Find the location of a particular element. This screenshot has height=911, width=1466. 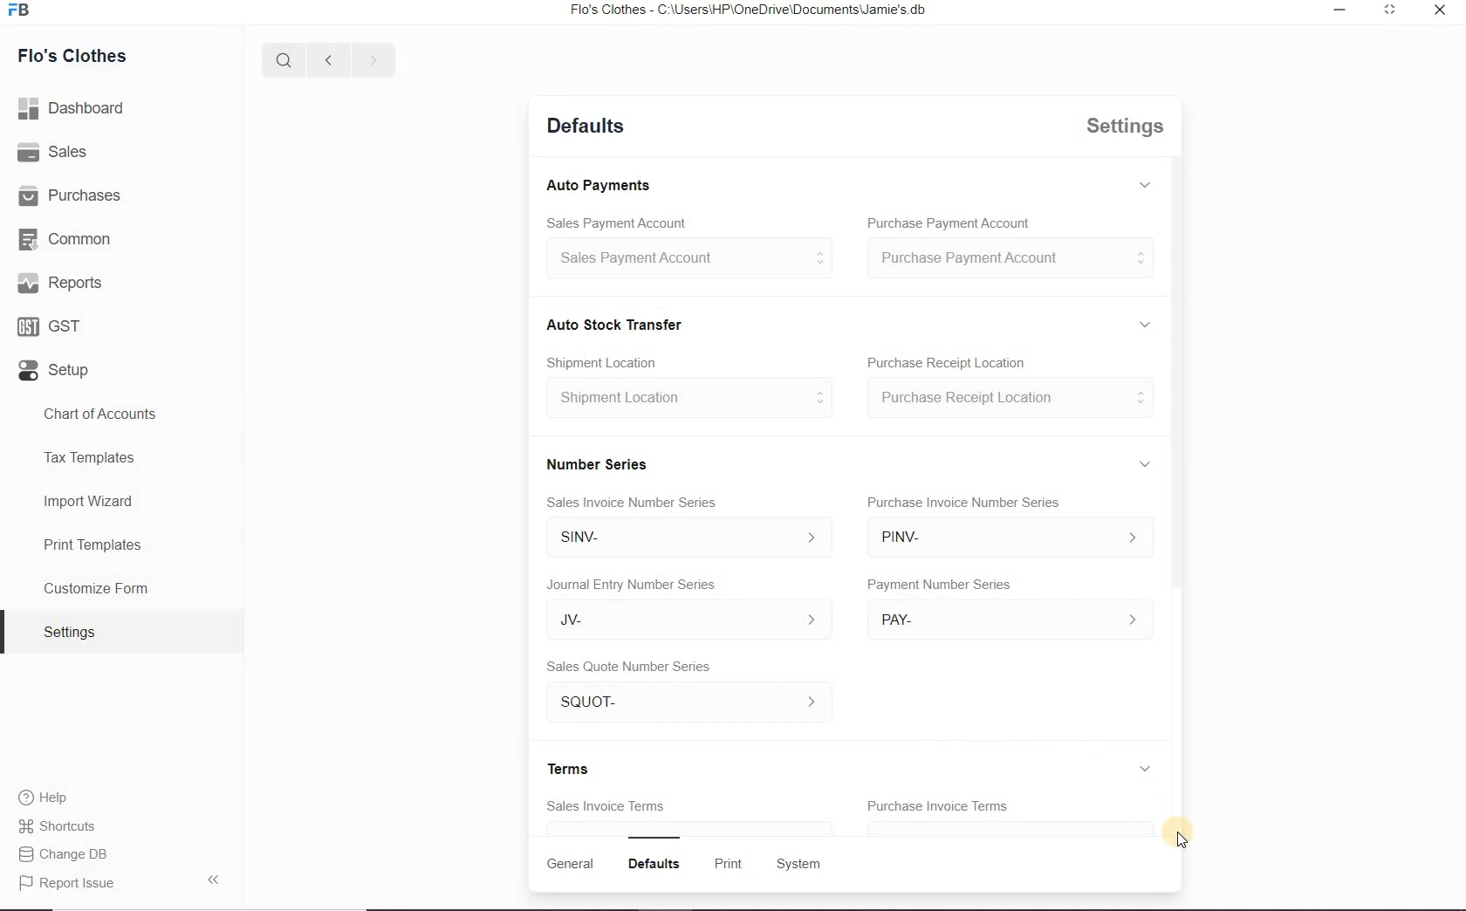

Minimize is located at coordinates (1340, 10).